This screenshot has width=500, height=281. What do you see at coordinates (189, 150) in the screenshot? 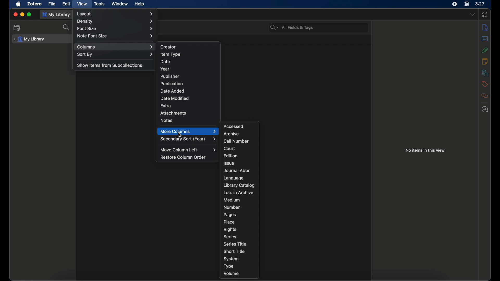
I see `move column left` at bounding box center [189, 150].